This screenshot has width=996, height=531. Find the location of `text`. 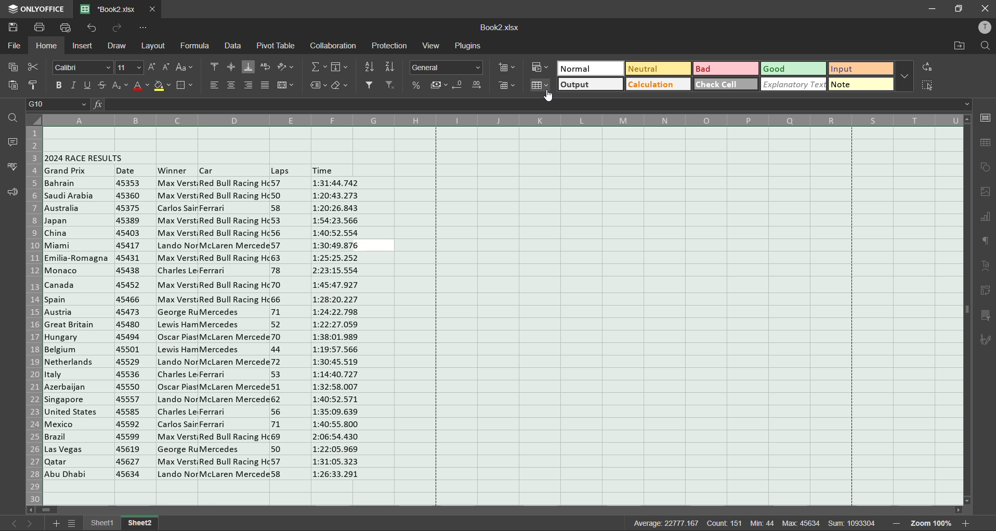

text is located at coordinates (986, 267).